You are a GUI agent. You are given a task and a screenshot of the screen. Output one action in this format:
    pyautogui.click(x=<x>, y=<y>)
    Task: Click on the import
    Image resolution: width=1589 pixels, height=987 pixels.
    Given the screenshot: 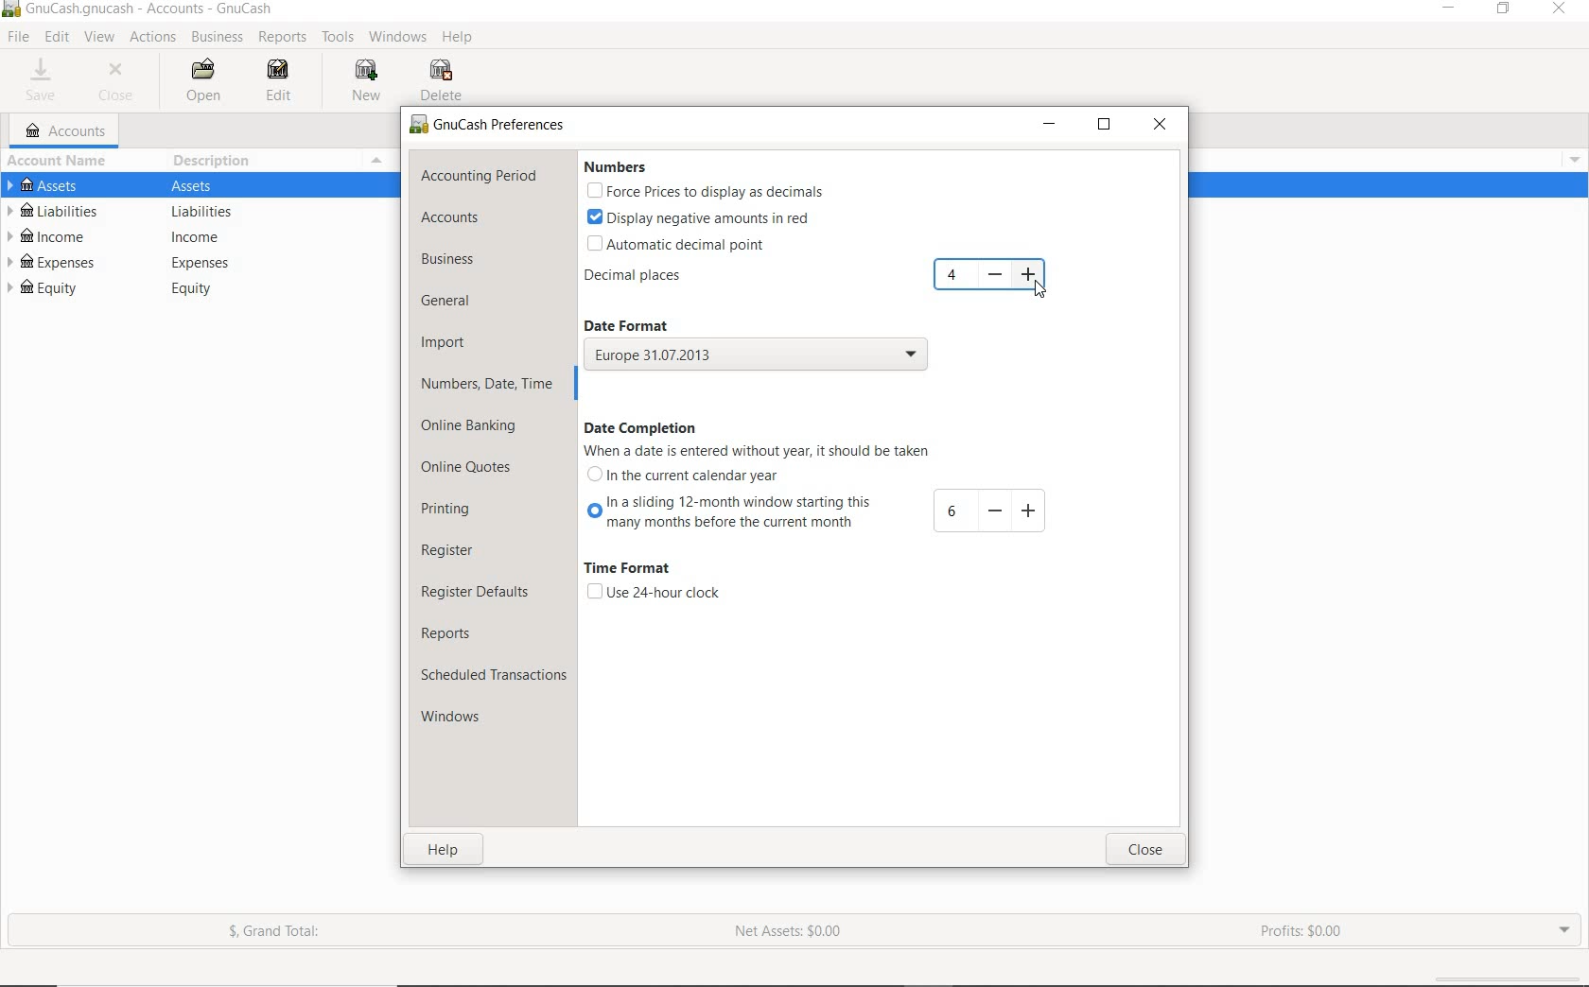 What is the action you would take?
    pyautogui.click(x=445, y=344)
    